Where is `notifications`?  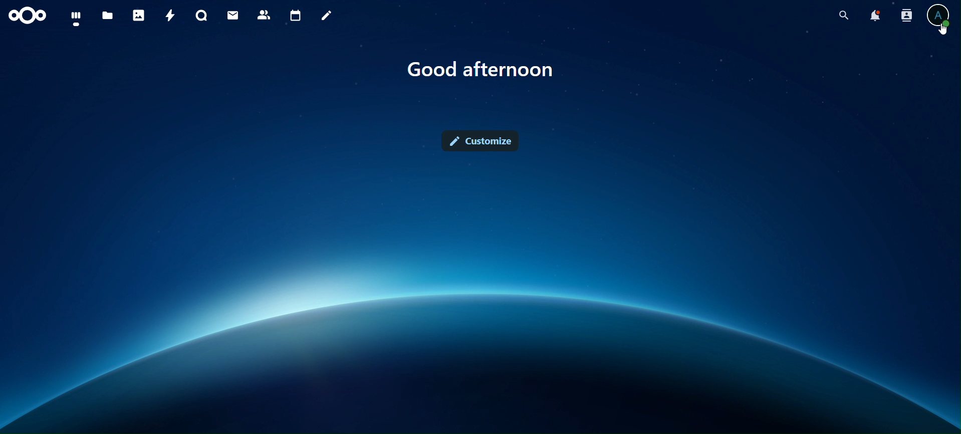
notifications is located at coordinates (876, 14).